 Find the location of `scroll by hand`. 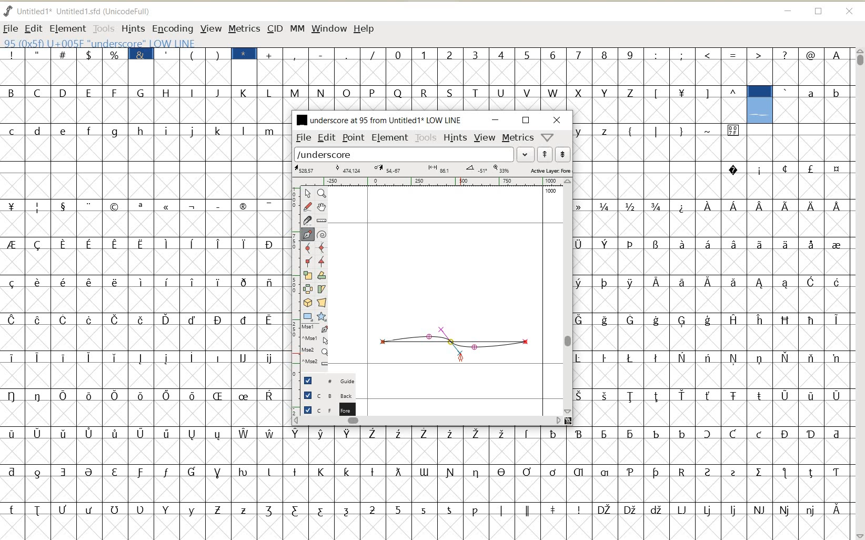

scroll by hand is located at coordinates (323, 207).